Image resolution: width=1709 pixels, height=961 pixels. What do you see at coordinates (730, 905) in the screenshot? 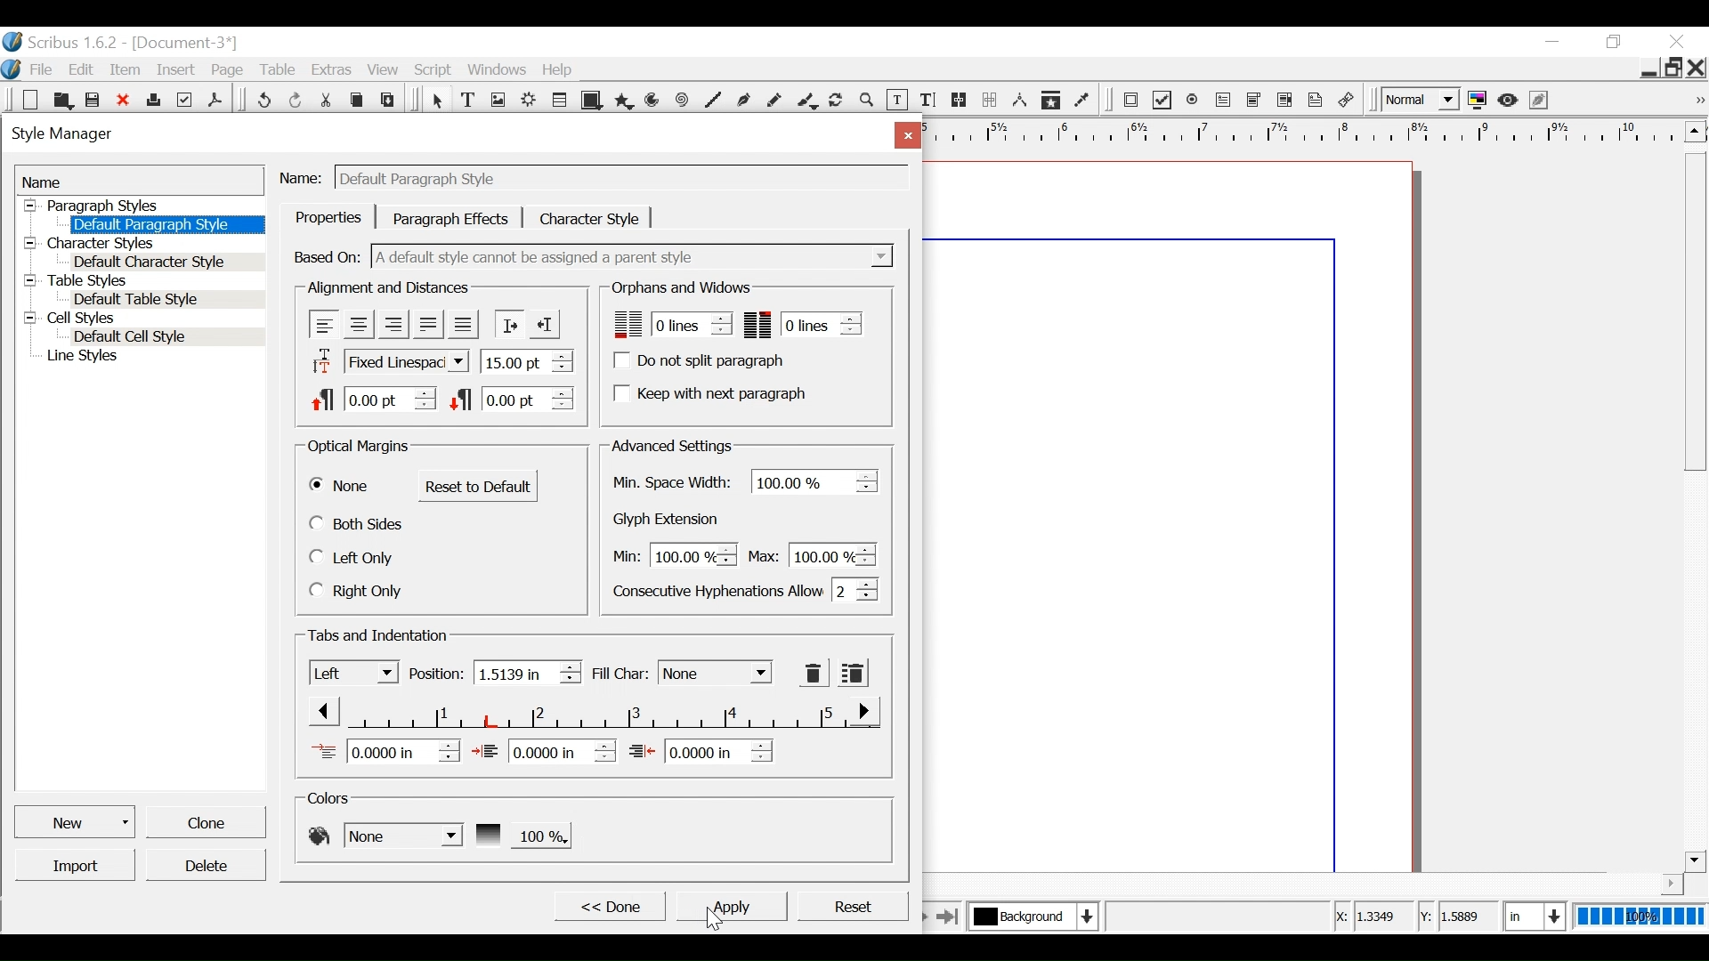
I see `Apply` at bounding box center [730, 905].